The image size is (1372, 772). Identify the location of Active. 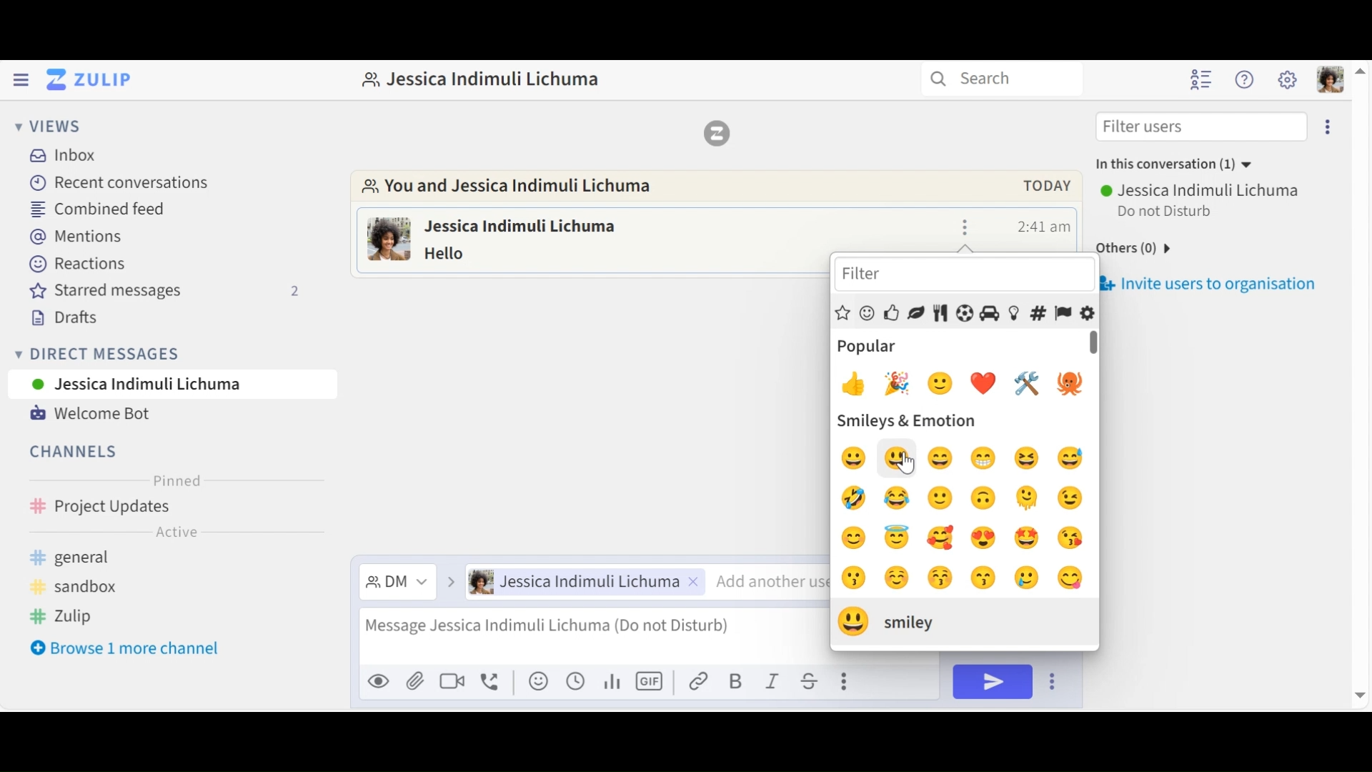
(175, 535).